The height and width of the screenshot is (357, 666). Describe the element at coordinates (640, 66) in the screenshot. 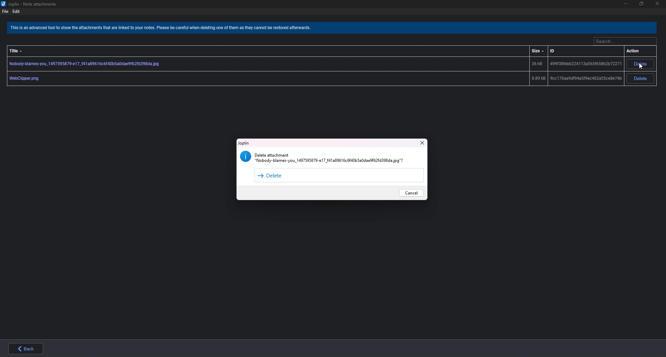

I see `cursor` at that location.